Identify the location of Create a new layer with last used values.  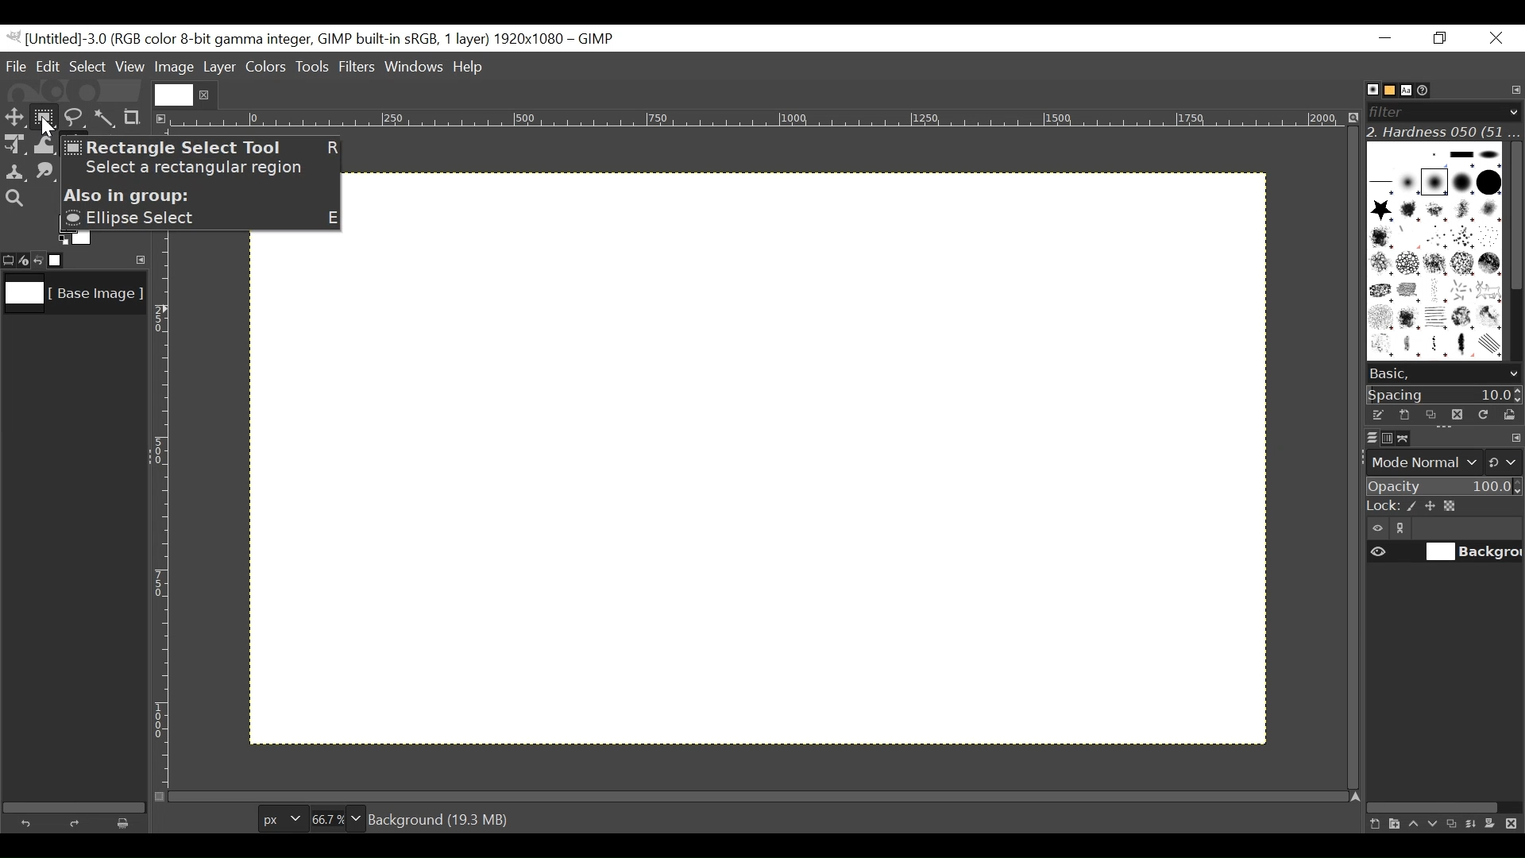
(1372, 825).